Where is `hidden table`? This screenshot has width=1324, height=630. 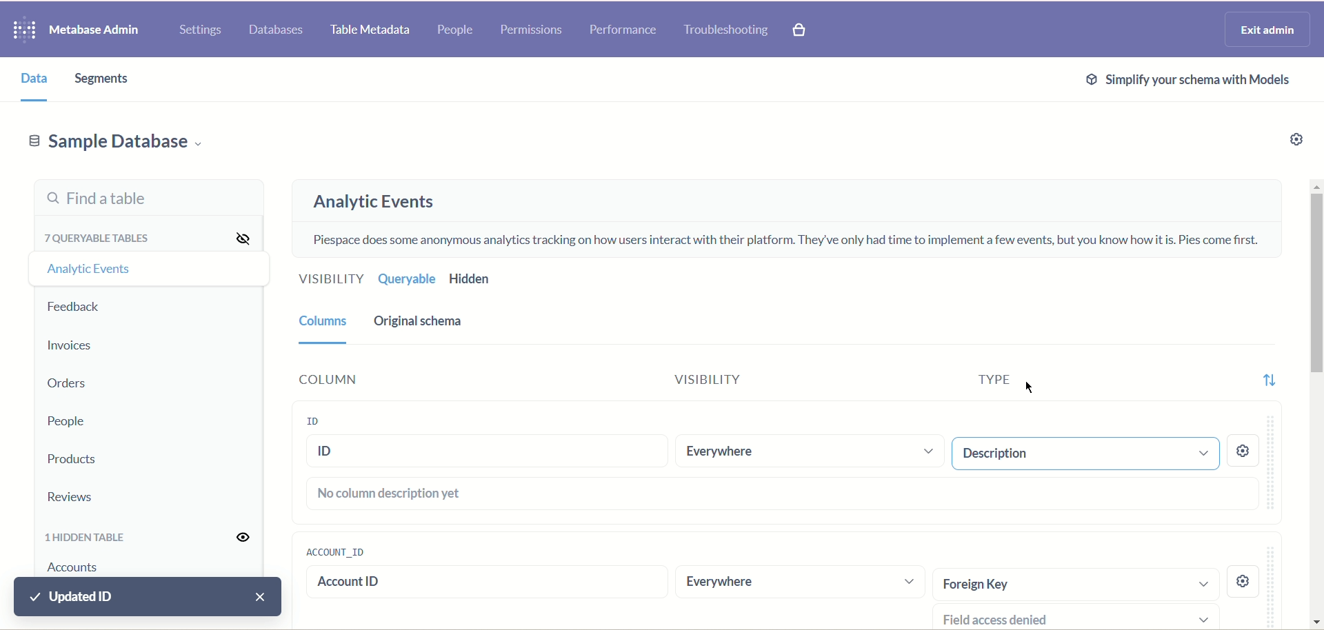
hidden table is located at coordinates (86, 540).